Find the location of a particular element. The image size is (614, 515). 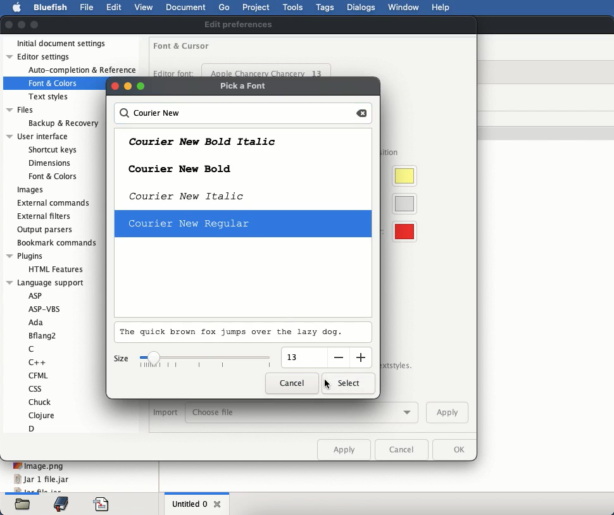

edit preferences  is located at coordinates (237, 26).